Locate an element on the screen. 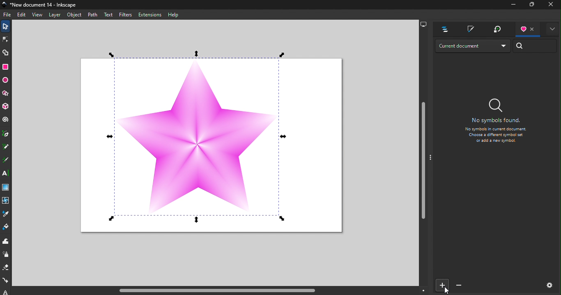 The width and height of the screenshot is (561, 295). Pen tool is located at coordinates (6, 132).